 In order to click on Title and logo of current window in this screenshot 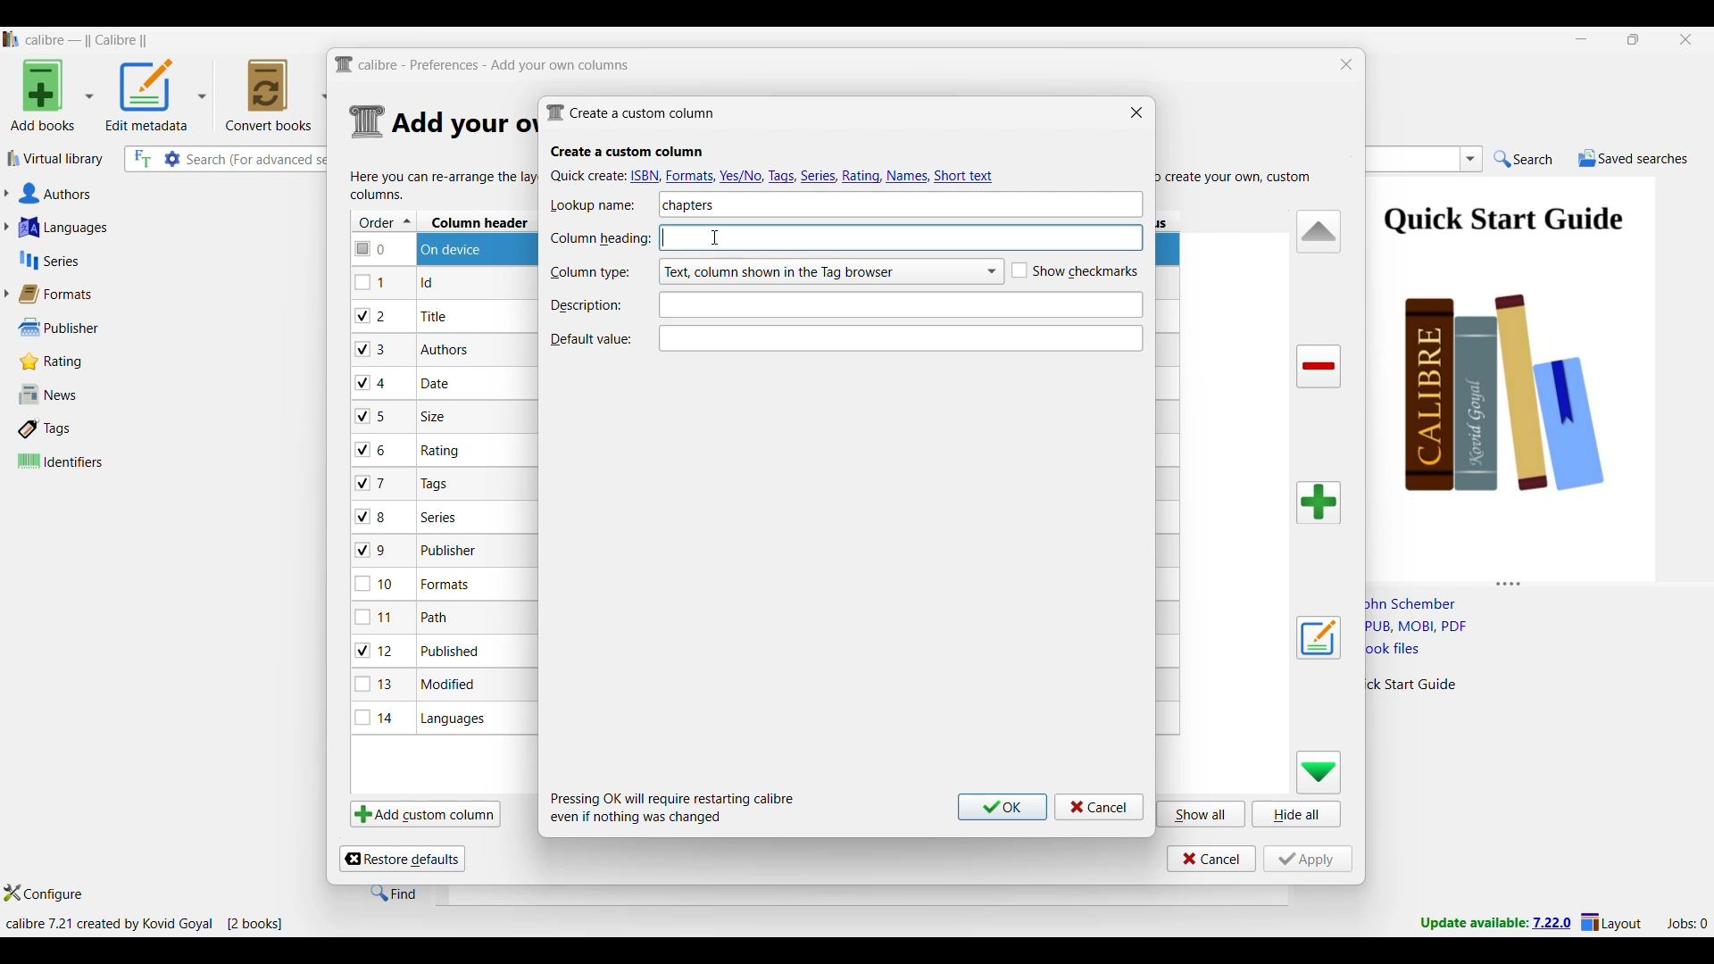, I will do `click(483, 65)`.